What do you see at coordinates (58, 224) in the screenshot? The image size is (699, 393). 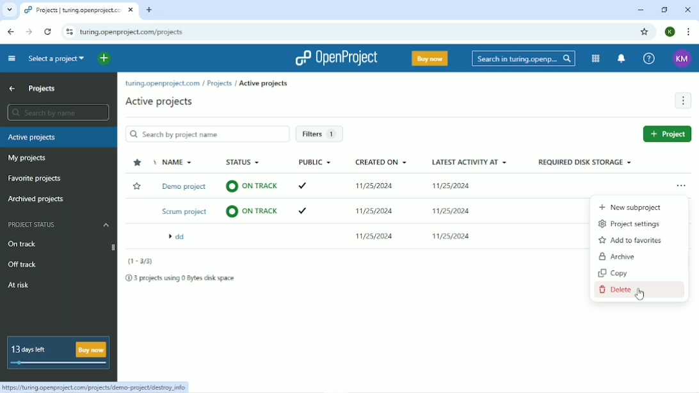 I see `Project status` at bounding box center [58, 224].